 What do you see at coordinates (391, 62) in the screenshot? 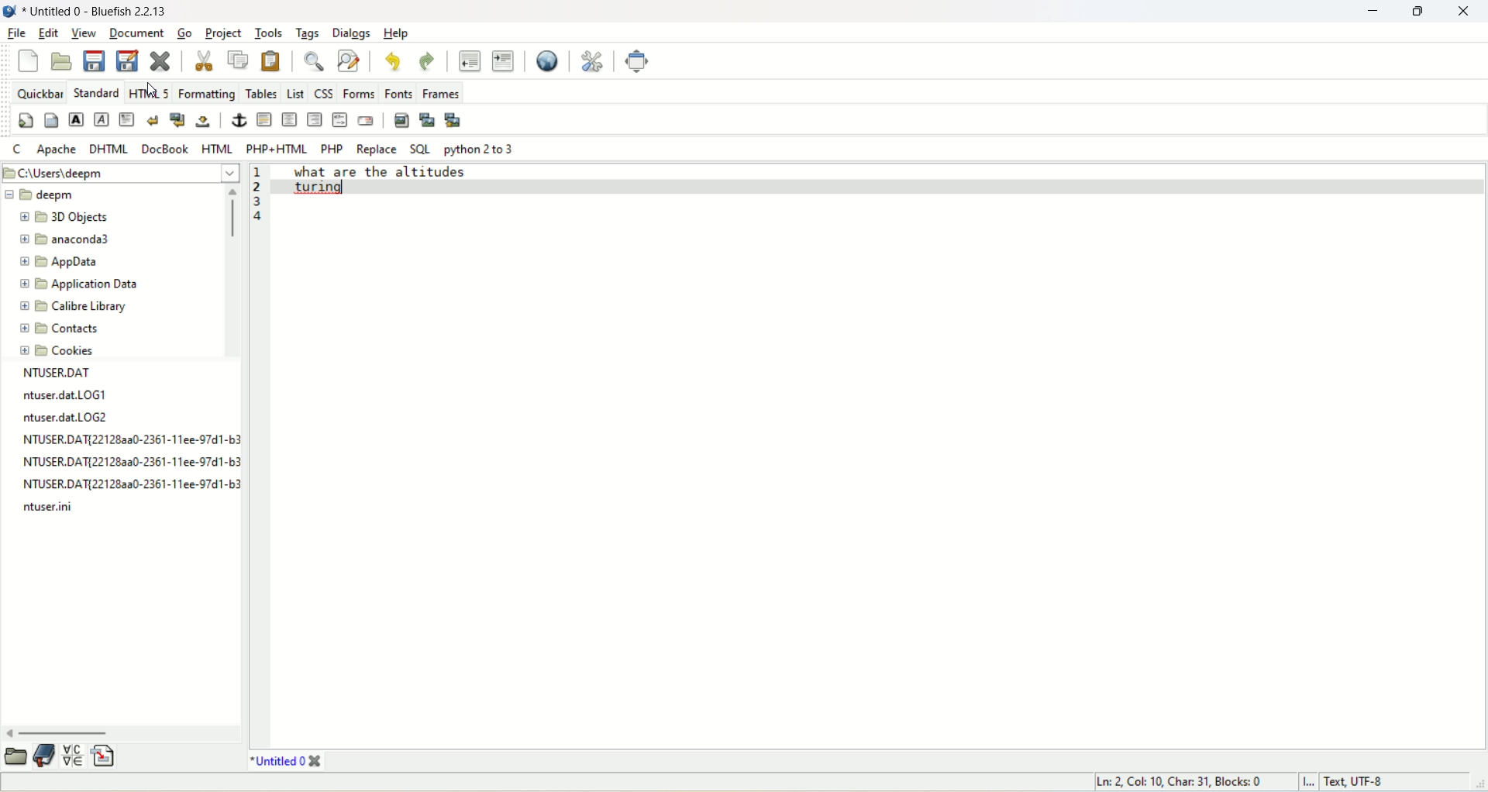
I see `undo` at bounding box center [391, 62].